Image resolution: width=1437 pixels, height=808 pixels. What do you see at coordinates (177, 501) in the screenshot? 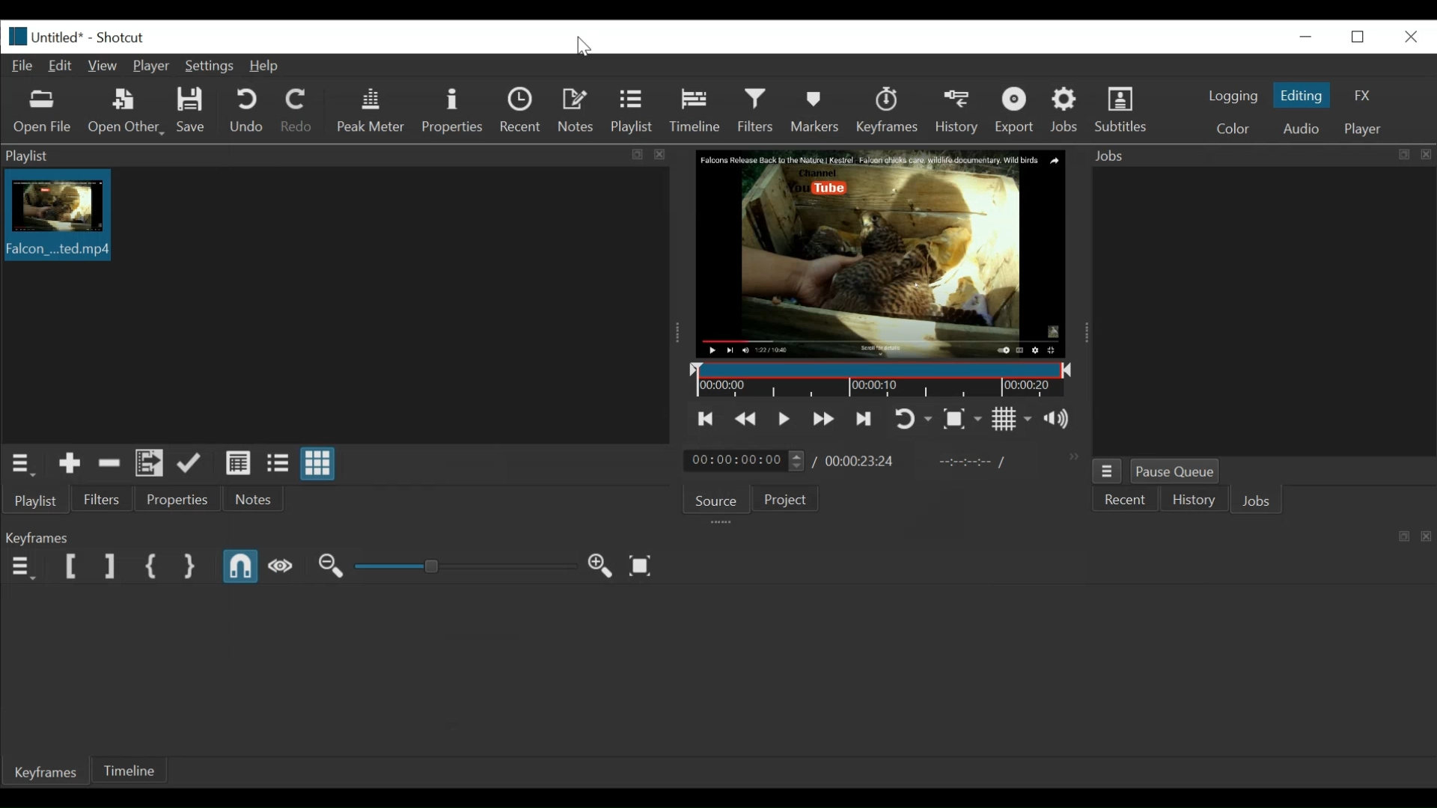
I see `Properties` at bounding box center [177, 501].